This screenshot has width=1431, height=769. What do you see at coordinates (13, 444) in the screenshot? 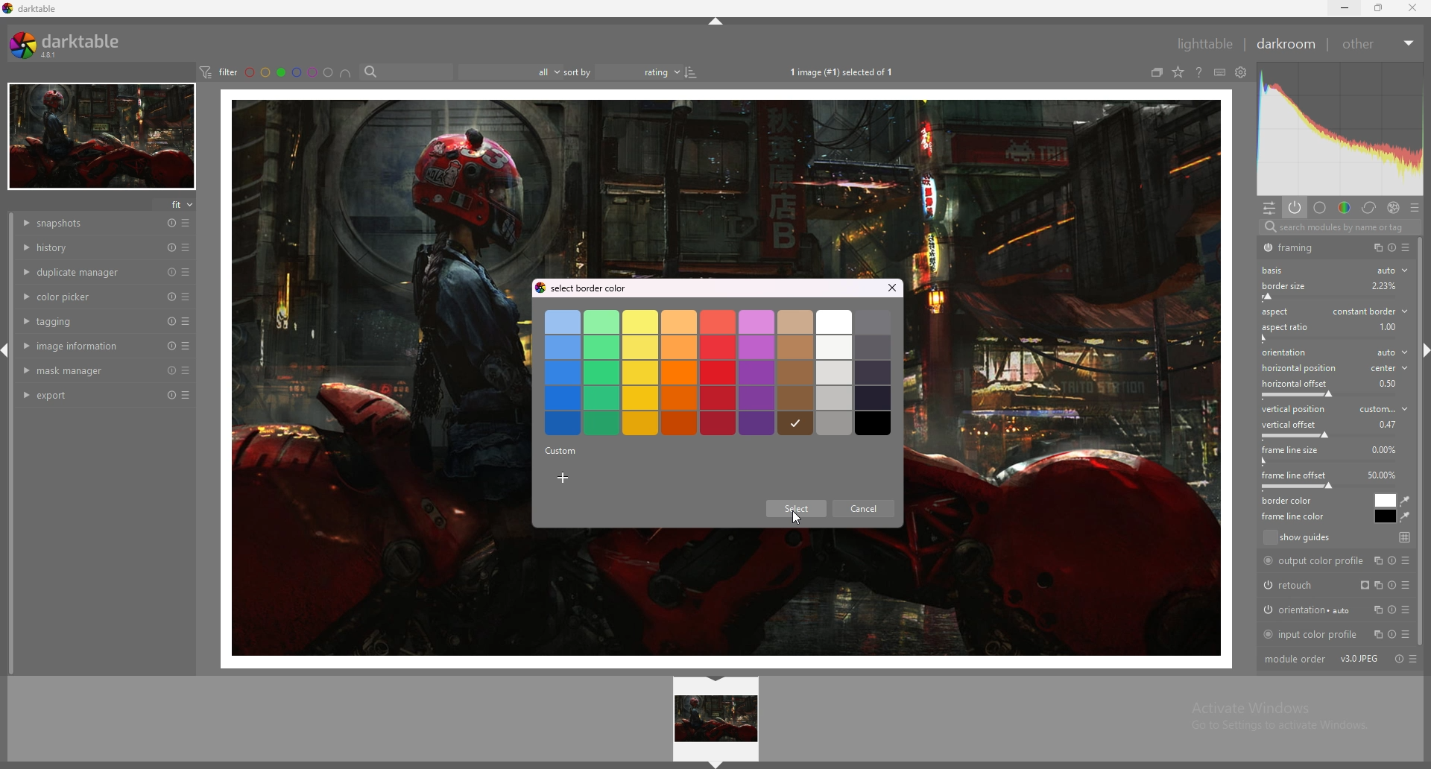
I see `scroll bar` at bounding box center [13, 444].